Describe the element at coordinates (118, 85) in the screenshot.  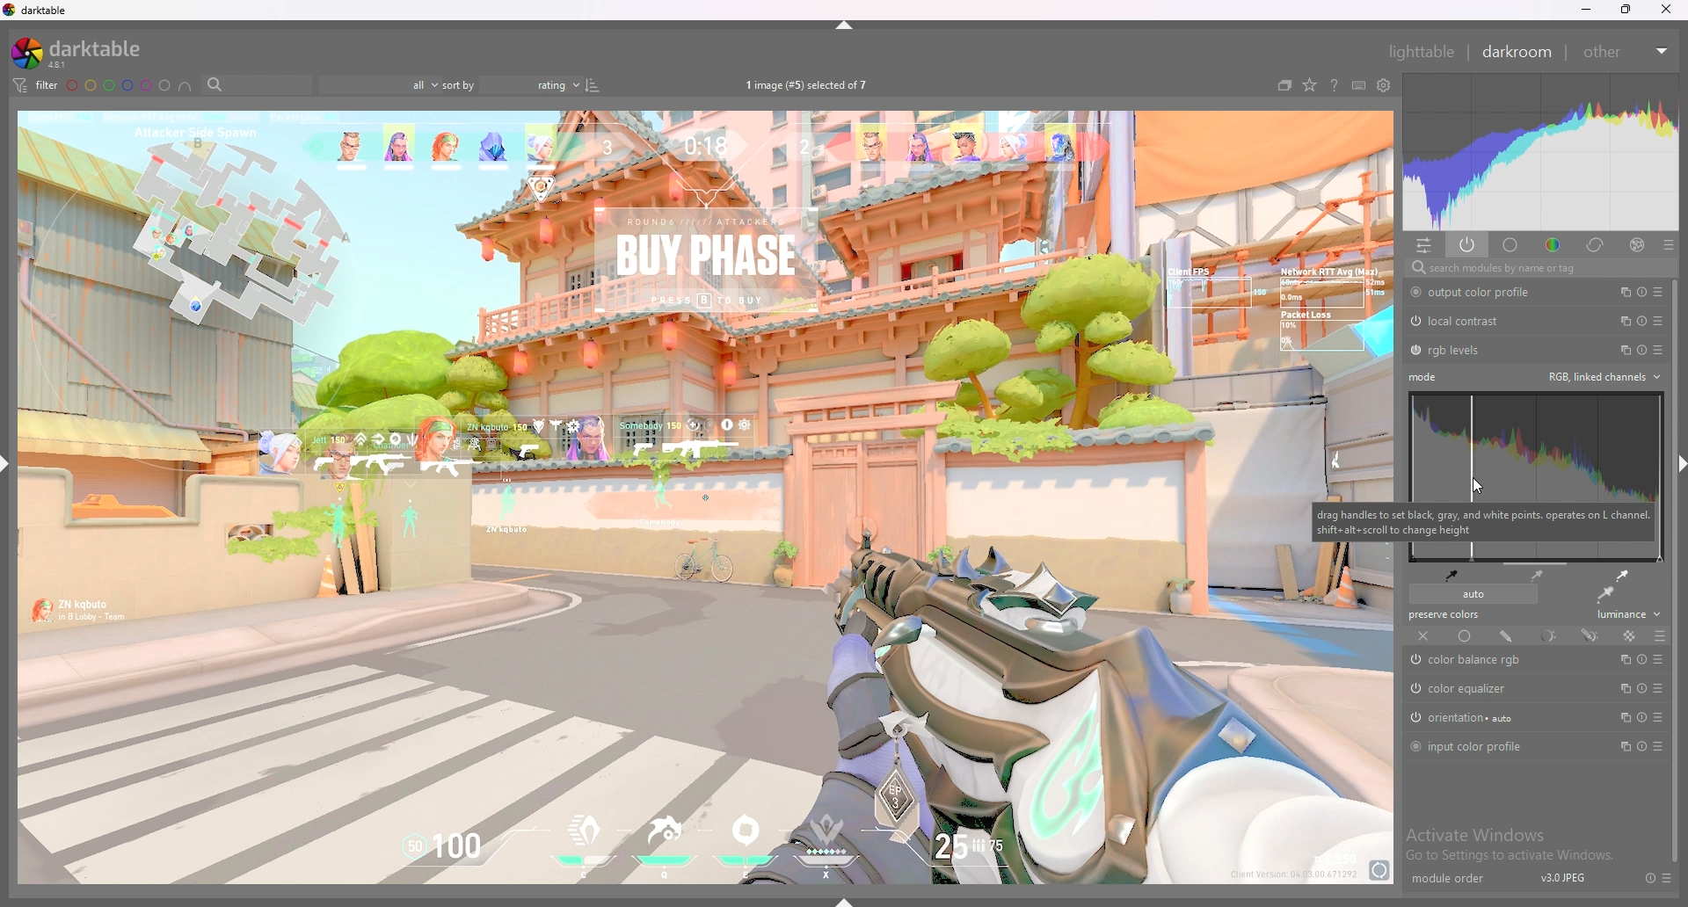
I see `color labels` at that location.